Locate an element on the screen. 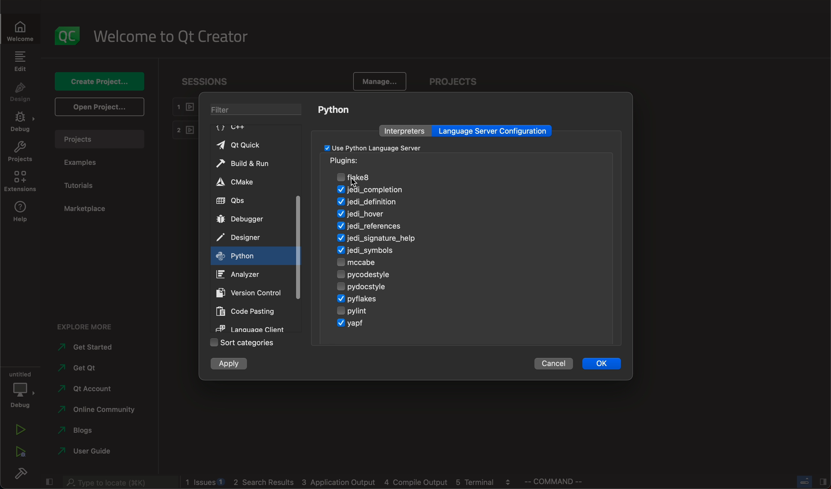 The height and width of the screenshot is (489, 831). examples is located at coordinates (82, 164).